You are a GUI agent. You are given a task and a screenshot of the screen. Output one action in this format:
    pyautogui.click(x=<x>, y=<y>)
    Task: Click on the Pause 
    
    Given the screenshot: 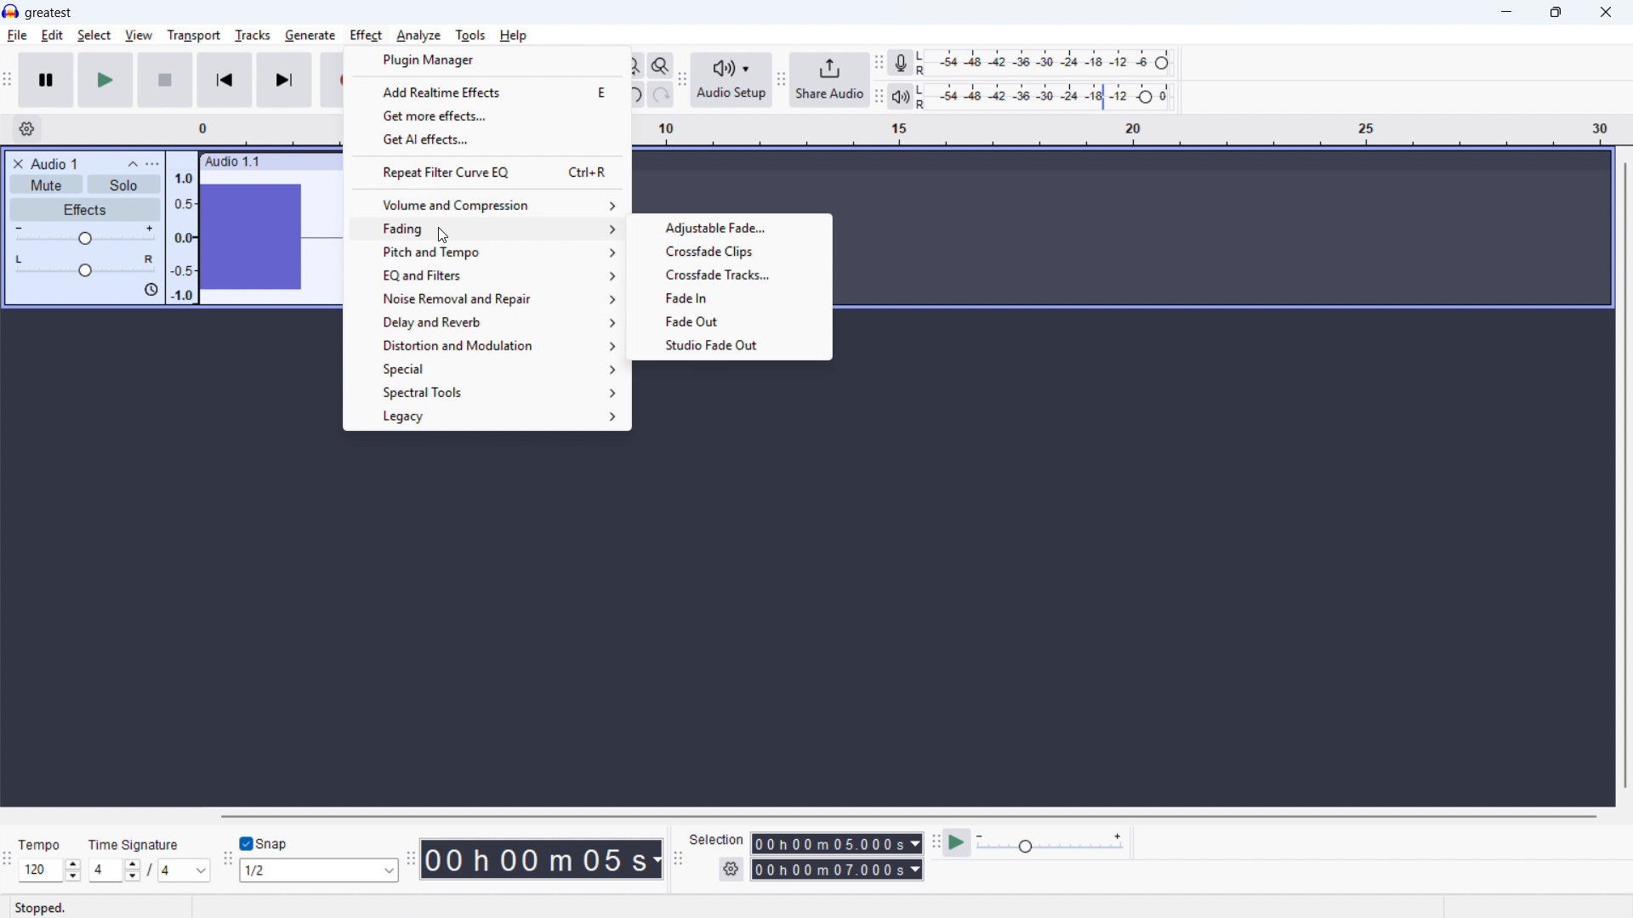 What is the action you would take?
    pyautogui.click(x=46, y=80)
    